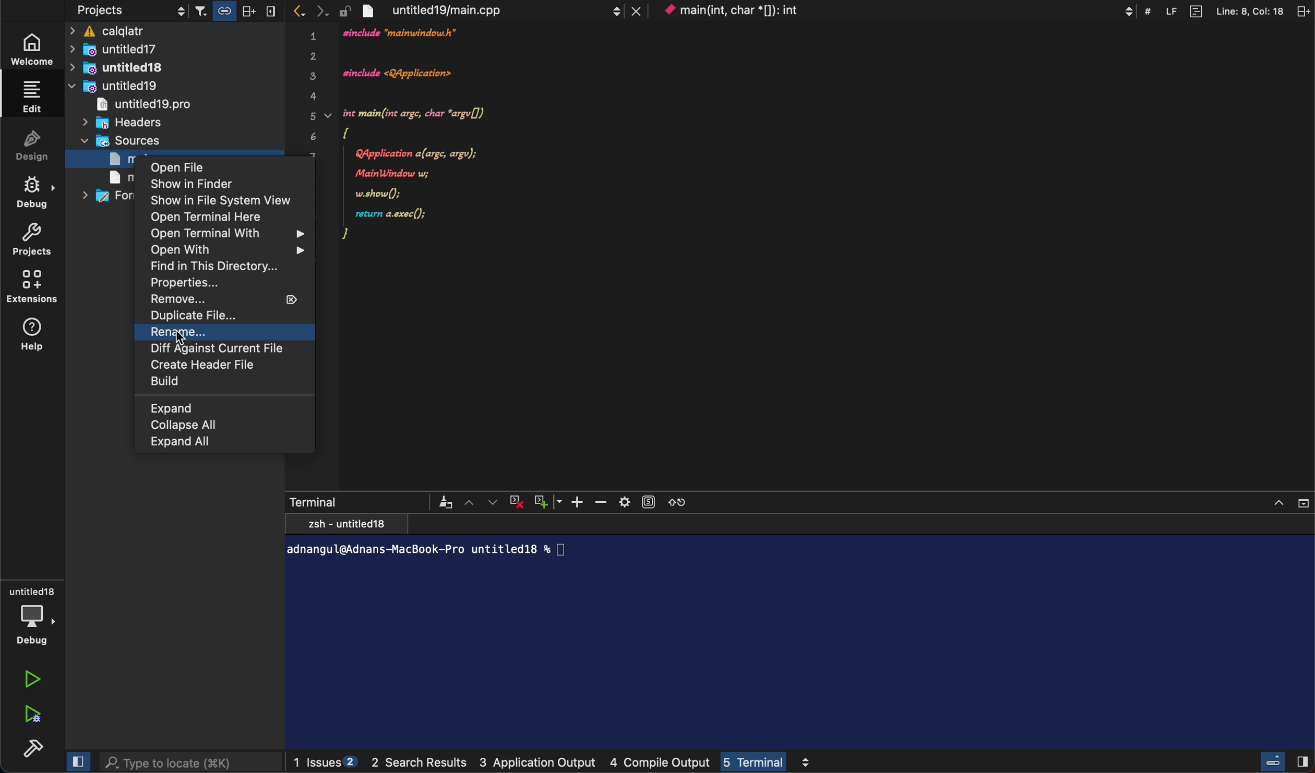 The height and width of the screenshot is (773, 1315). Describe the element at coordinates (580, 502) in the screenshot. I see `Plus` at that location.